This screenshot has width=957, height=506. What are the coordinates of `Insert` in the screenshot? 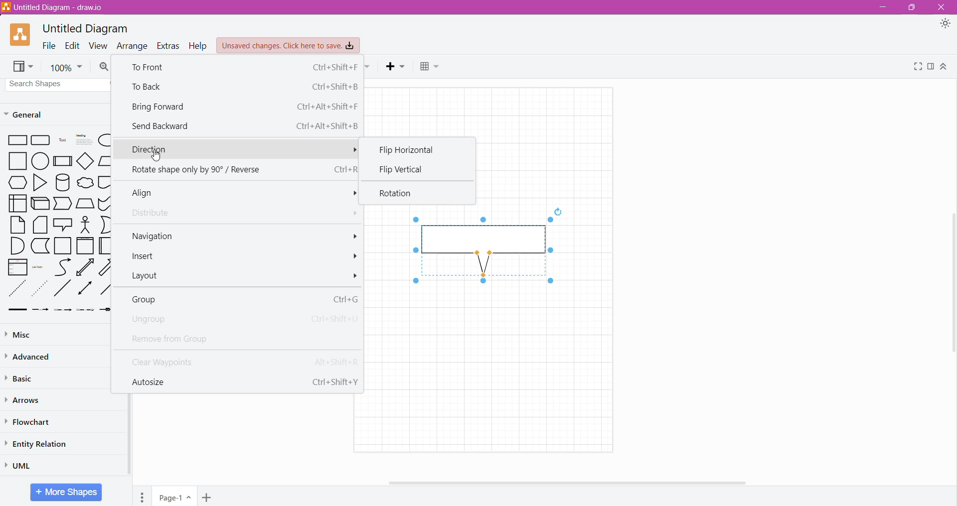 It's located at (396, 67).